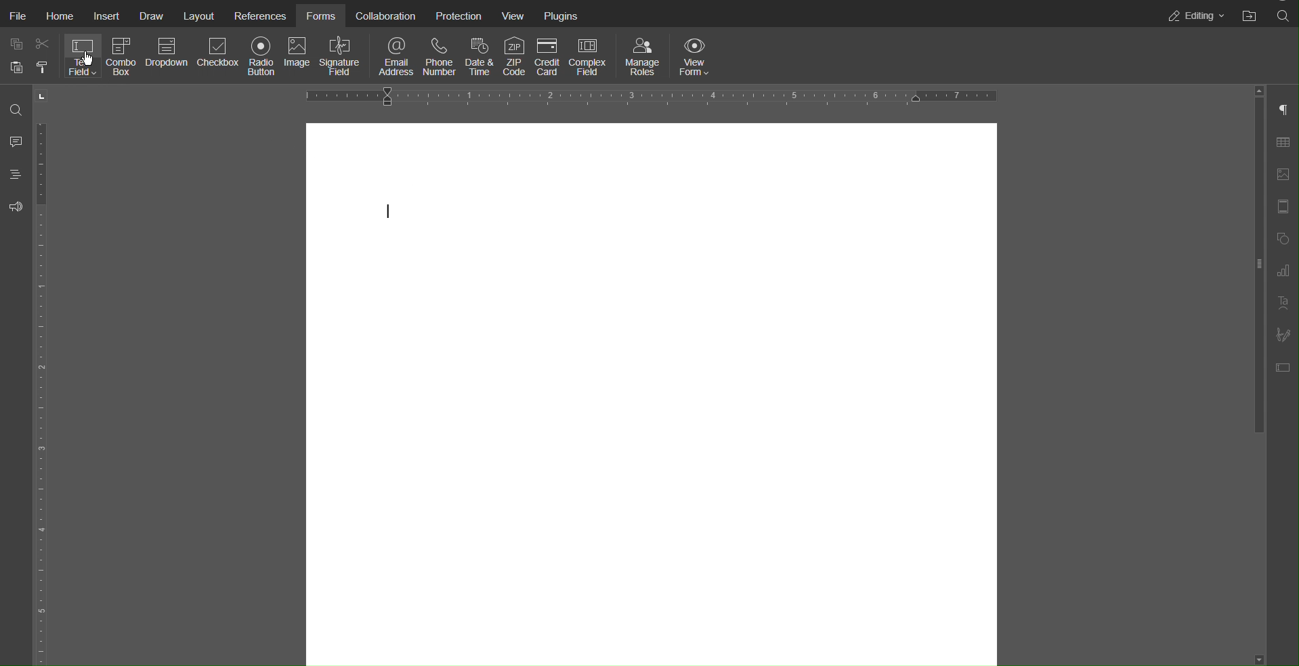  What do you see at coordinates (439, 56) in the screenshot?
I see `Phone Number` at bounding box center [439, 56].